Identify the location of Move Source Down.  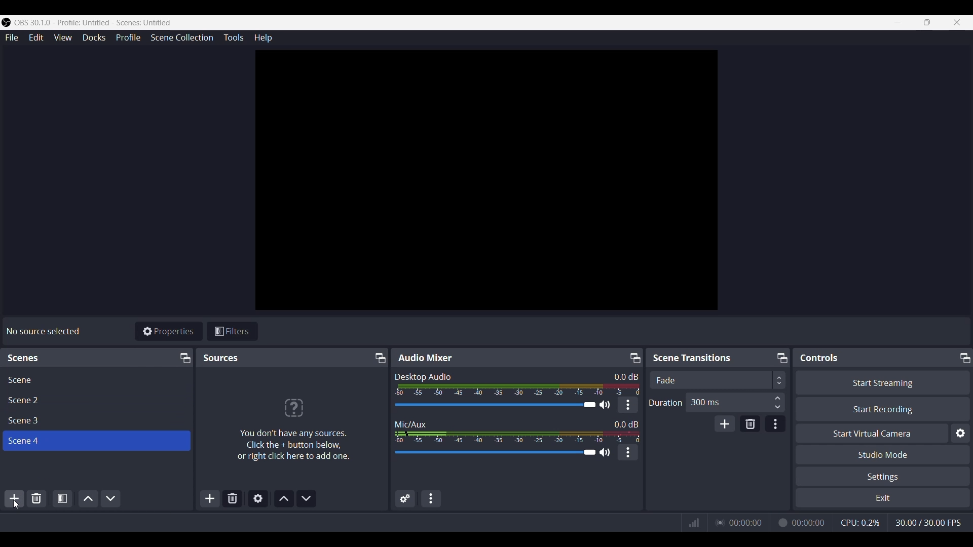
(307, 499).